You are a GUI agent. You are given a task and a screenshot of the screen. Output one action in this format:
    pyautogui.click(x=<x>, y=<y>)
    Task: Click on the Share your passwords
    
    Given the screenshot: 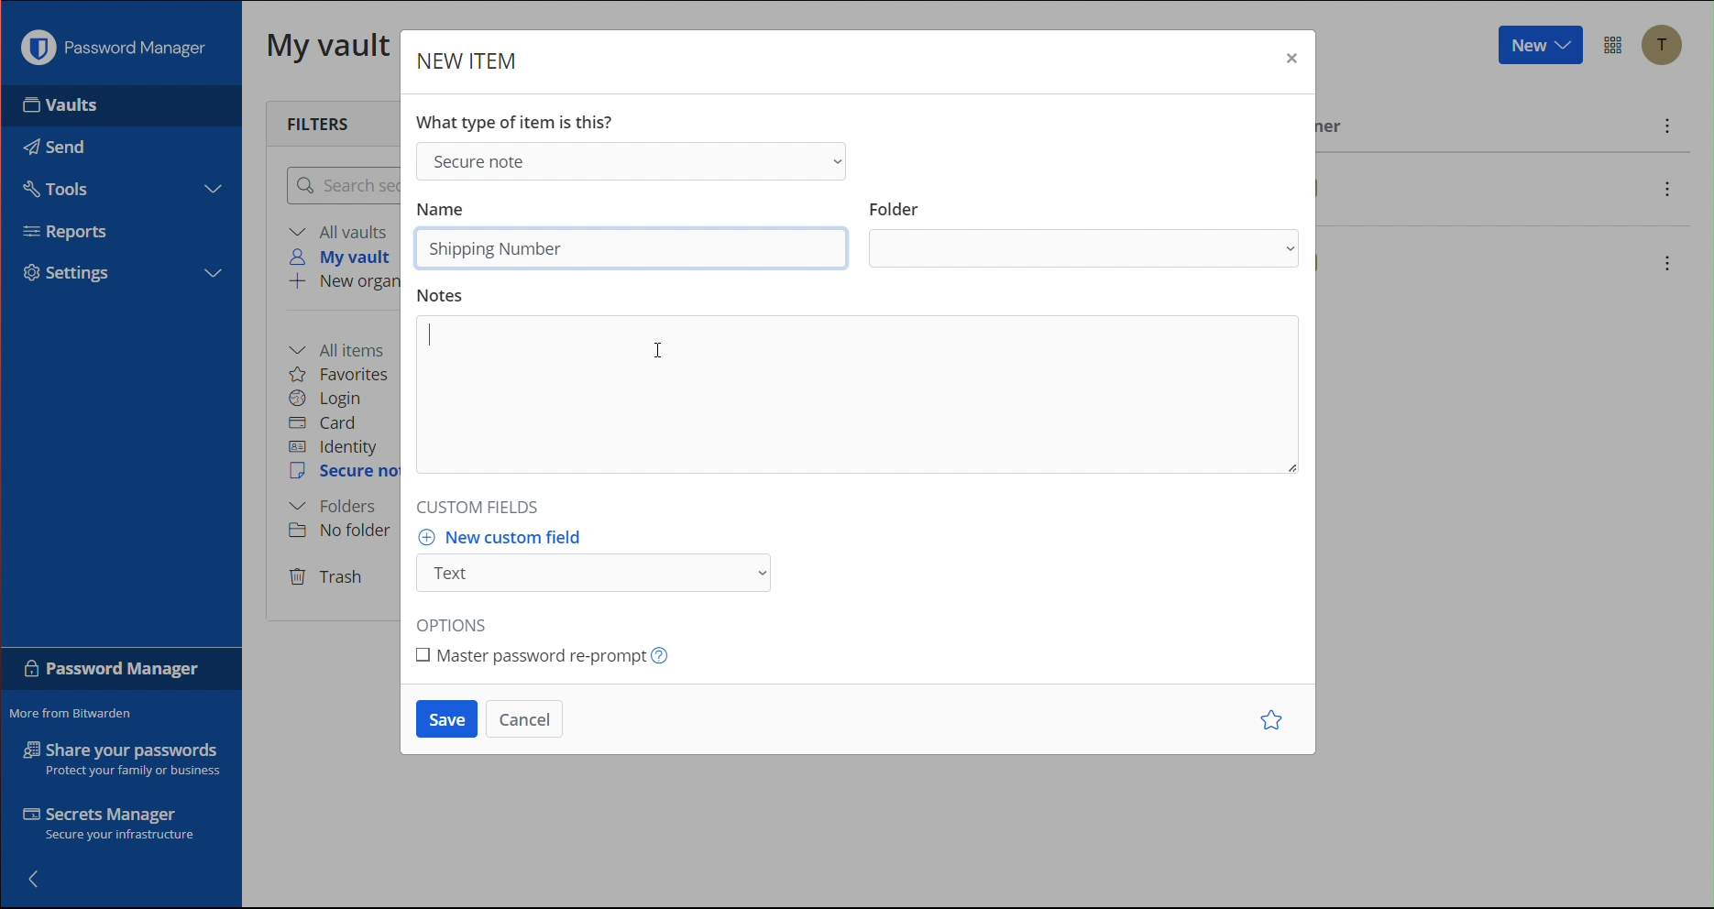 What is the action you would take?
    pyautogui.click(x=117, y=760)
    